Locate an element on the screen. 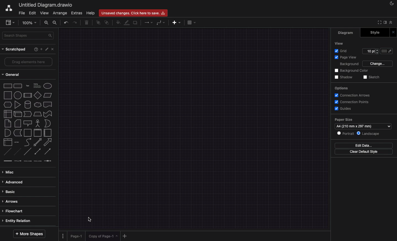 The height and width of the screenshot is (241, 397). zoom in is located at coordinates (46, 23).